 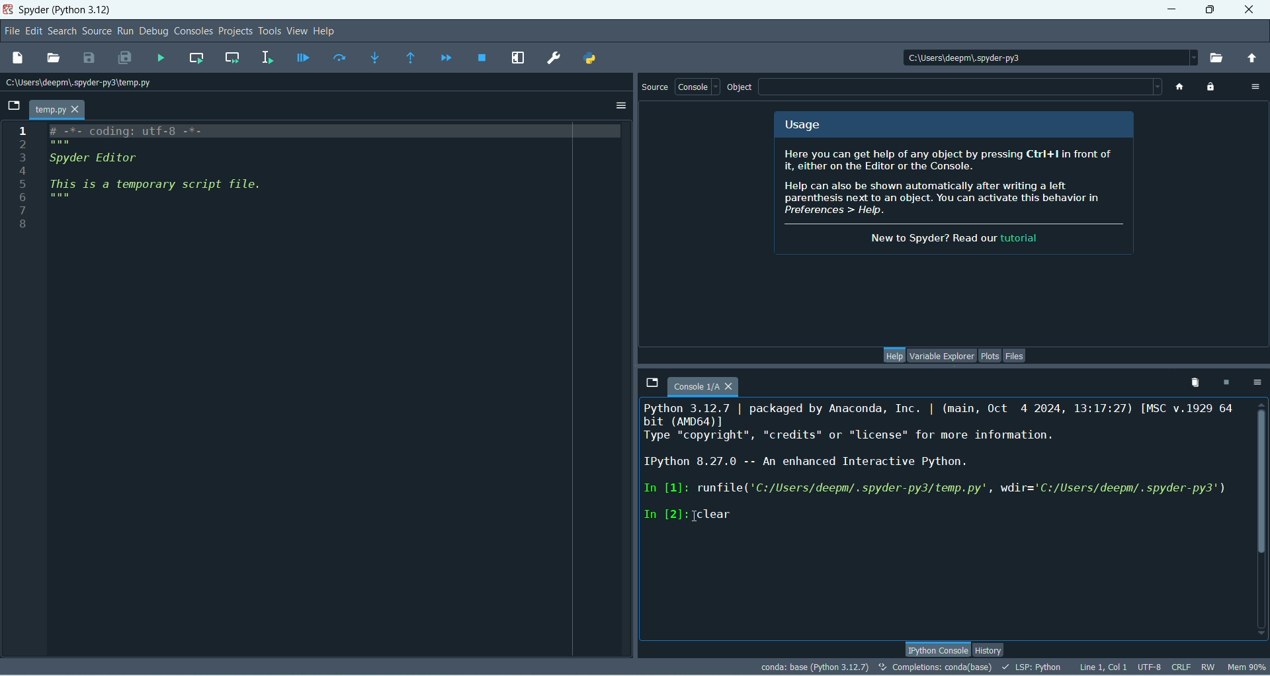 What do you see at coordinates (689, 514) in the screenshot?
I see `In [2]:clear` at bounding box center [689, 514].